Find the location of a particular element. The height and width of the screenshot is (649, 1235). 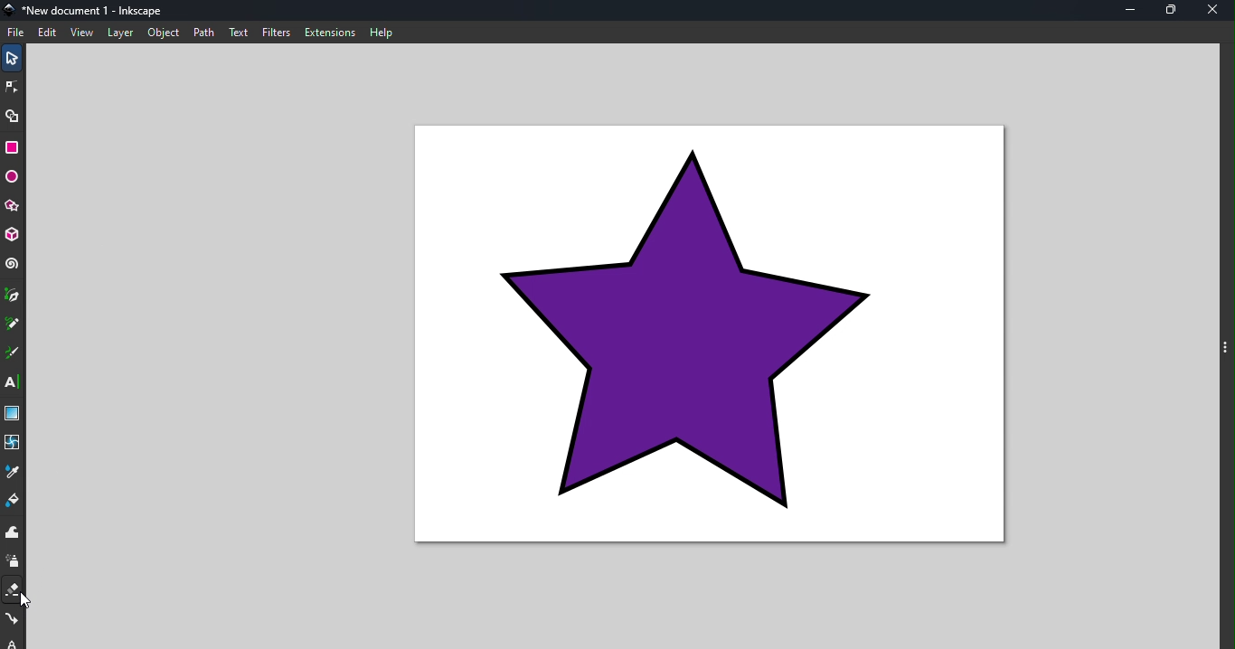

canvas is located at coordinates (710, 334).